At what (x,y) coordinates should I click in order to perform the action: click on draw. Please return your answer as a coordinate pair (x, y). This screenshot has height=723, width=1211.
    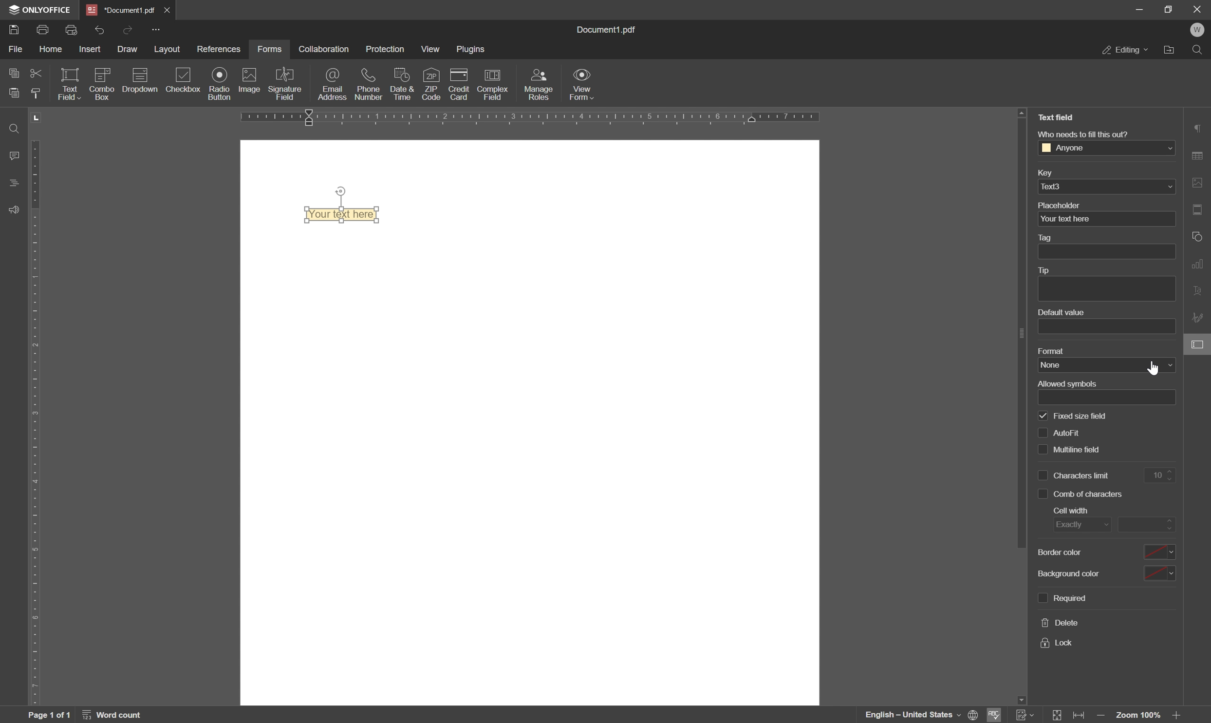
    Looking at the image, I should click on (128, 51).